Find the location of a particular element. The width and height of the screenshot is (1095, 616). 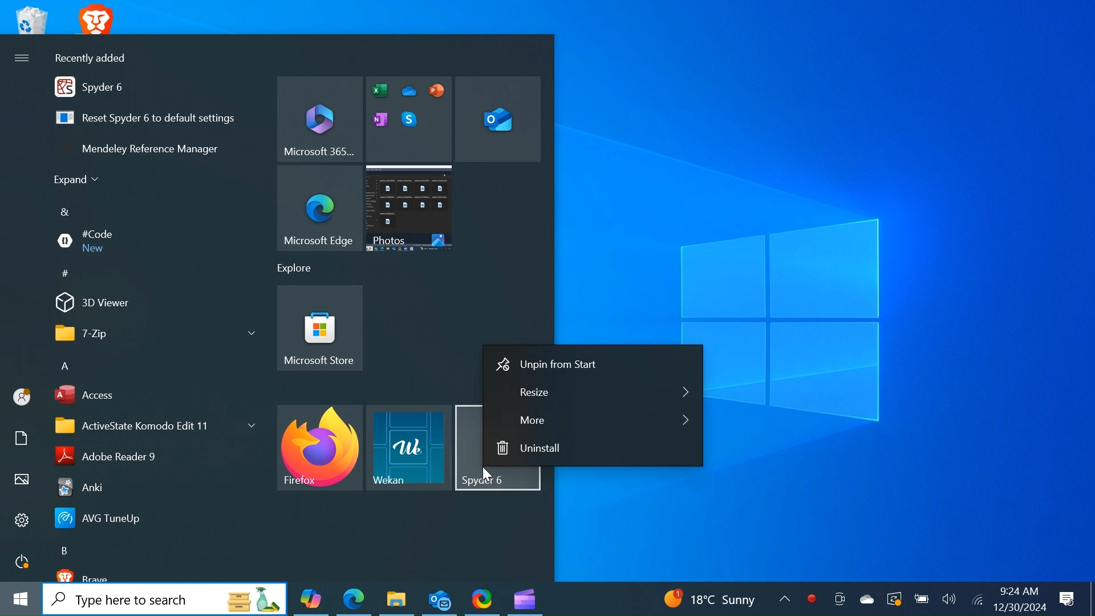

Spyder 6 is located at coordinates (156, 86).